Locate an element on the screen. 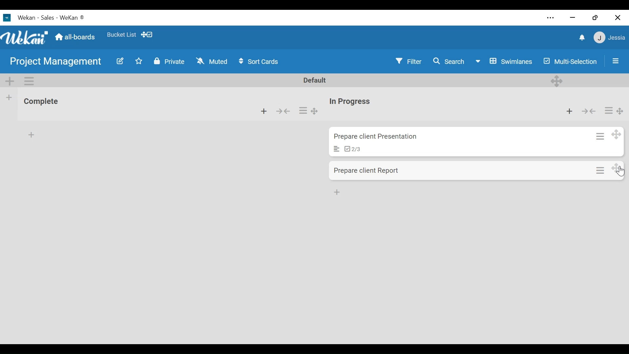 The image size is (629, 354). Prepare client report is located at coordinates (369, 171).